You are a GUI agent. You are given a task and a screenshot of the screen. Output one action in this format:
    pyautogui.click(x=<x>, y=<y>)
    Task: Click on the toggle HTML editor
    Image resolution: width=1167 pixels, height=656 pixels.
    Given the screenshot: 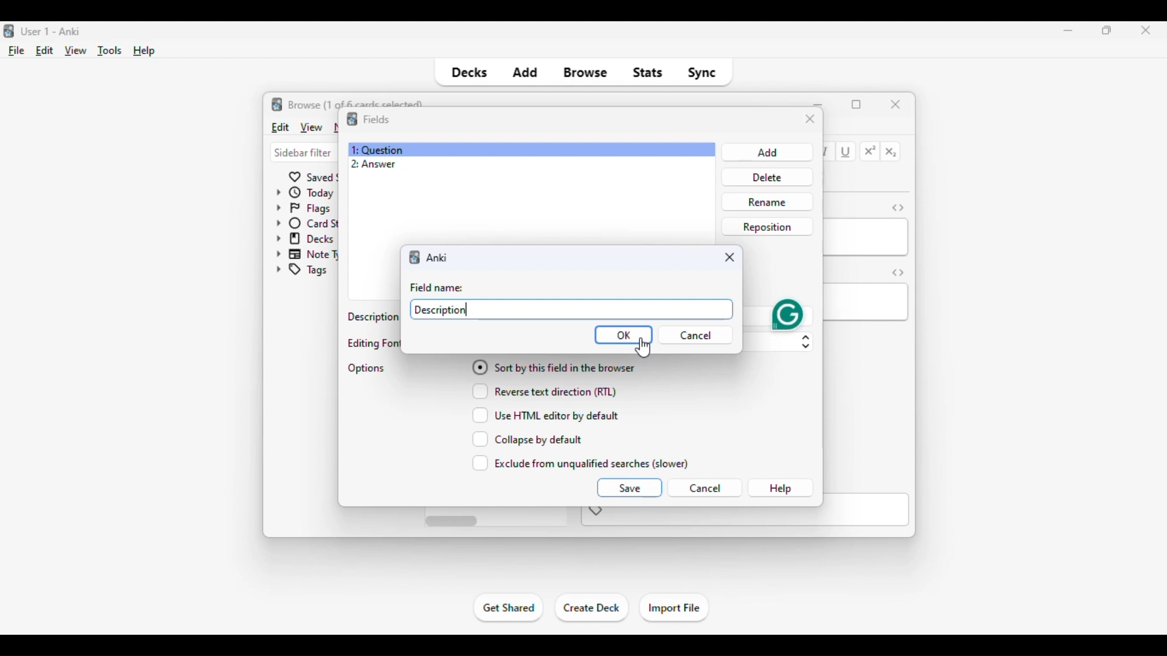 What is the action you would take?
    pyautogui.click(x=898, y=272)
    